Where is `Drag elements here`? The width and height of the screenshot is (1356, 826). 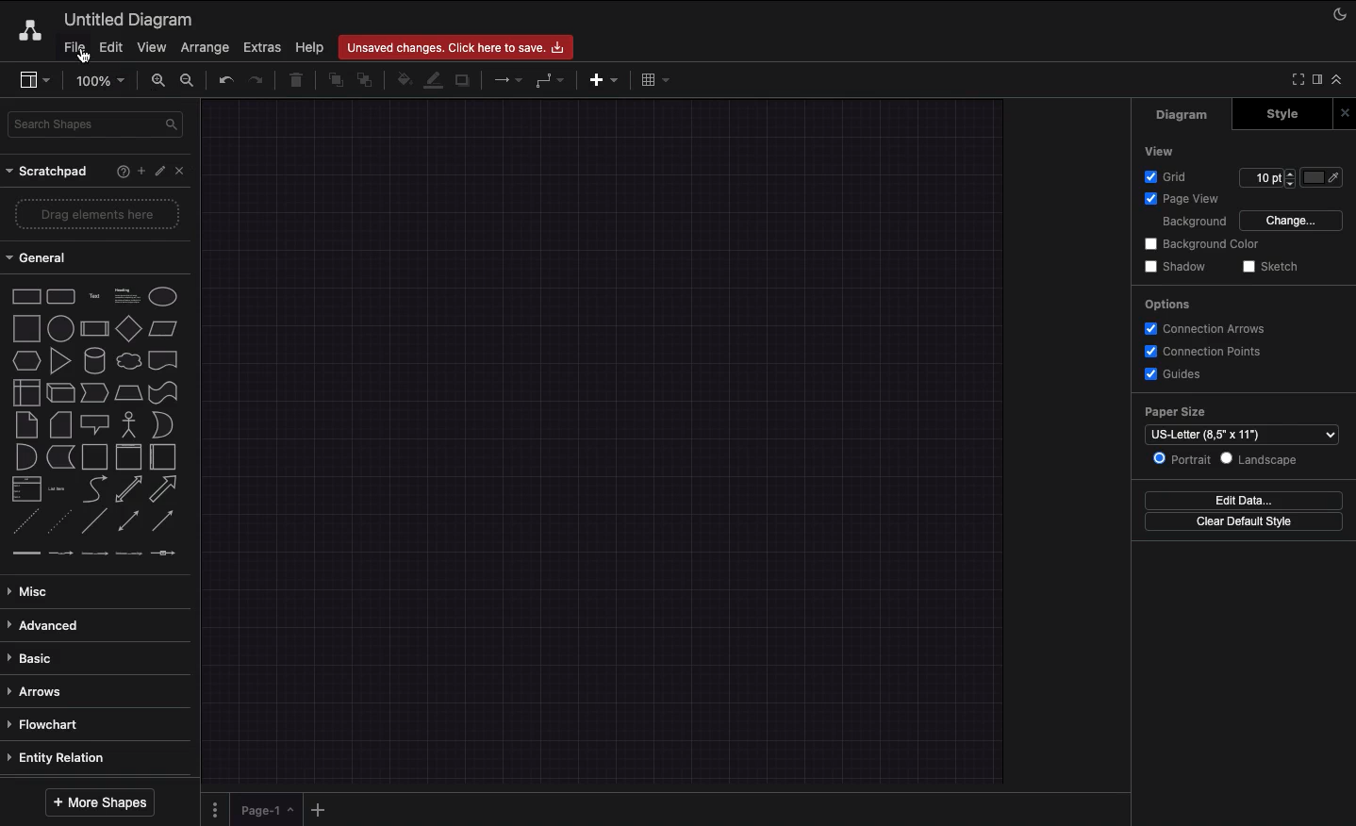
Drag elements here is located at coordinates (100, 214).